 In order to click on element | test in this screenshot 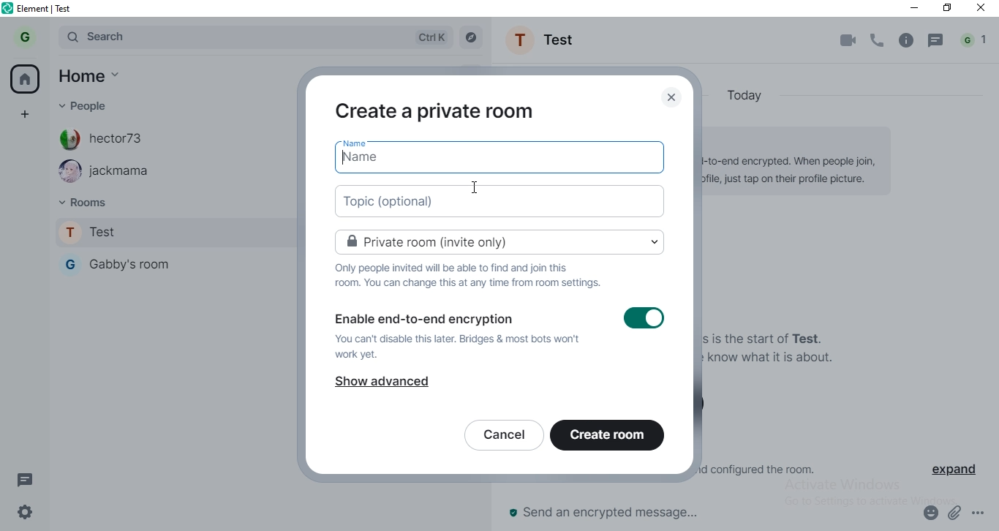, I will do `click(37, 7)`.